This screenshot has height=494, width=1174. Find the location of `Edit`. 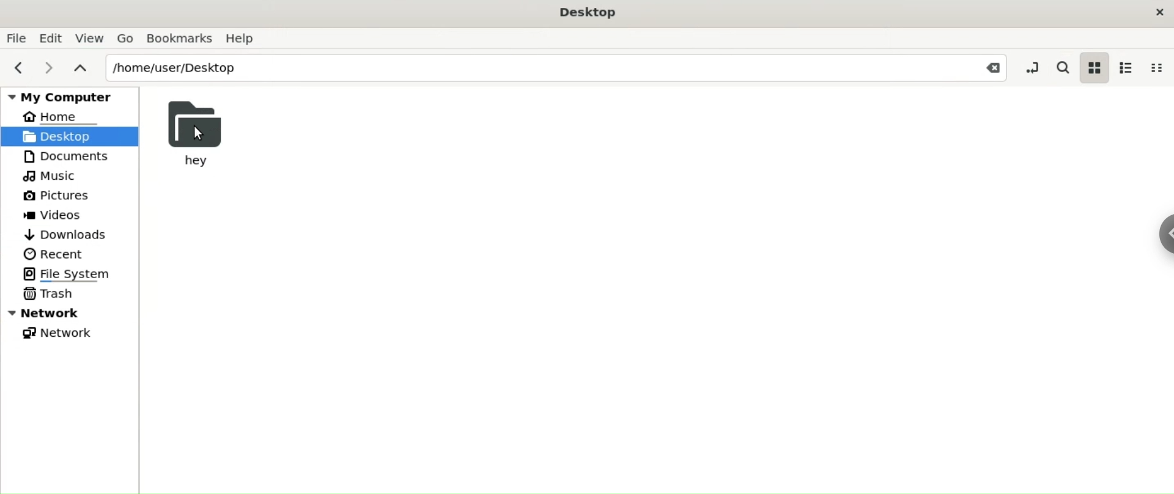

Edit is located at coordinates (53, 37).